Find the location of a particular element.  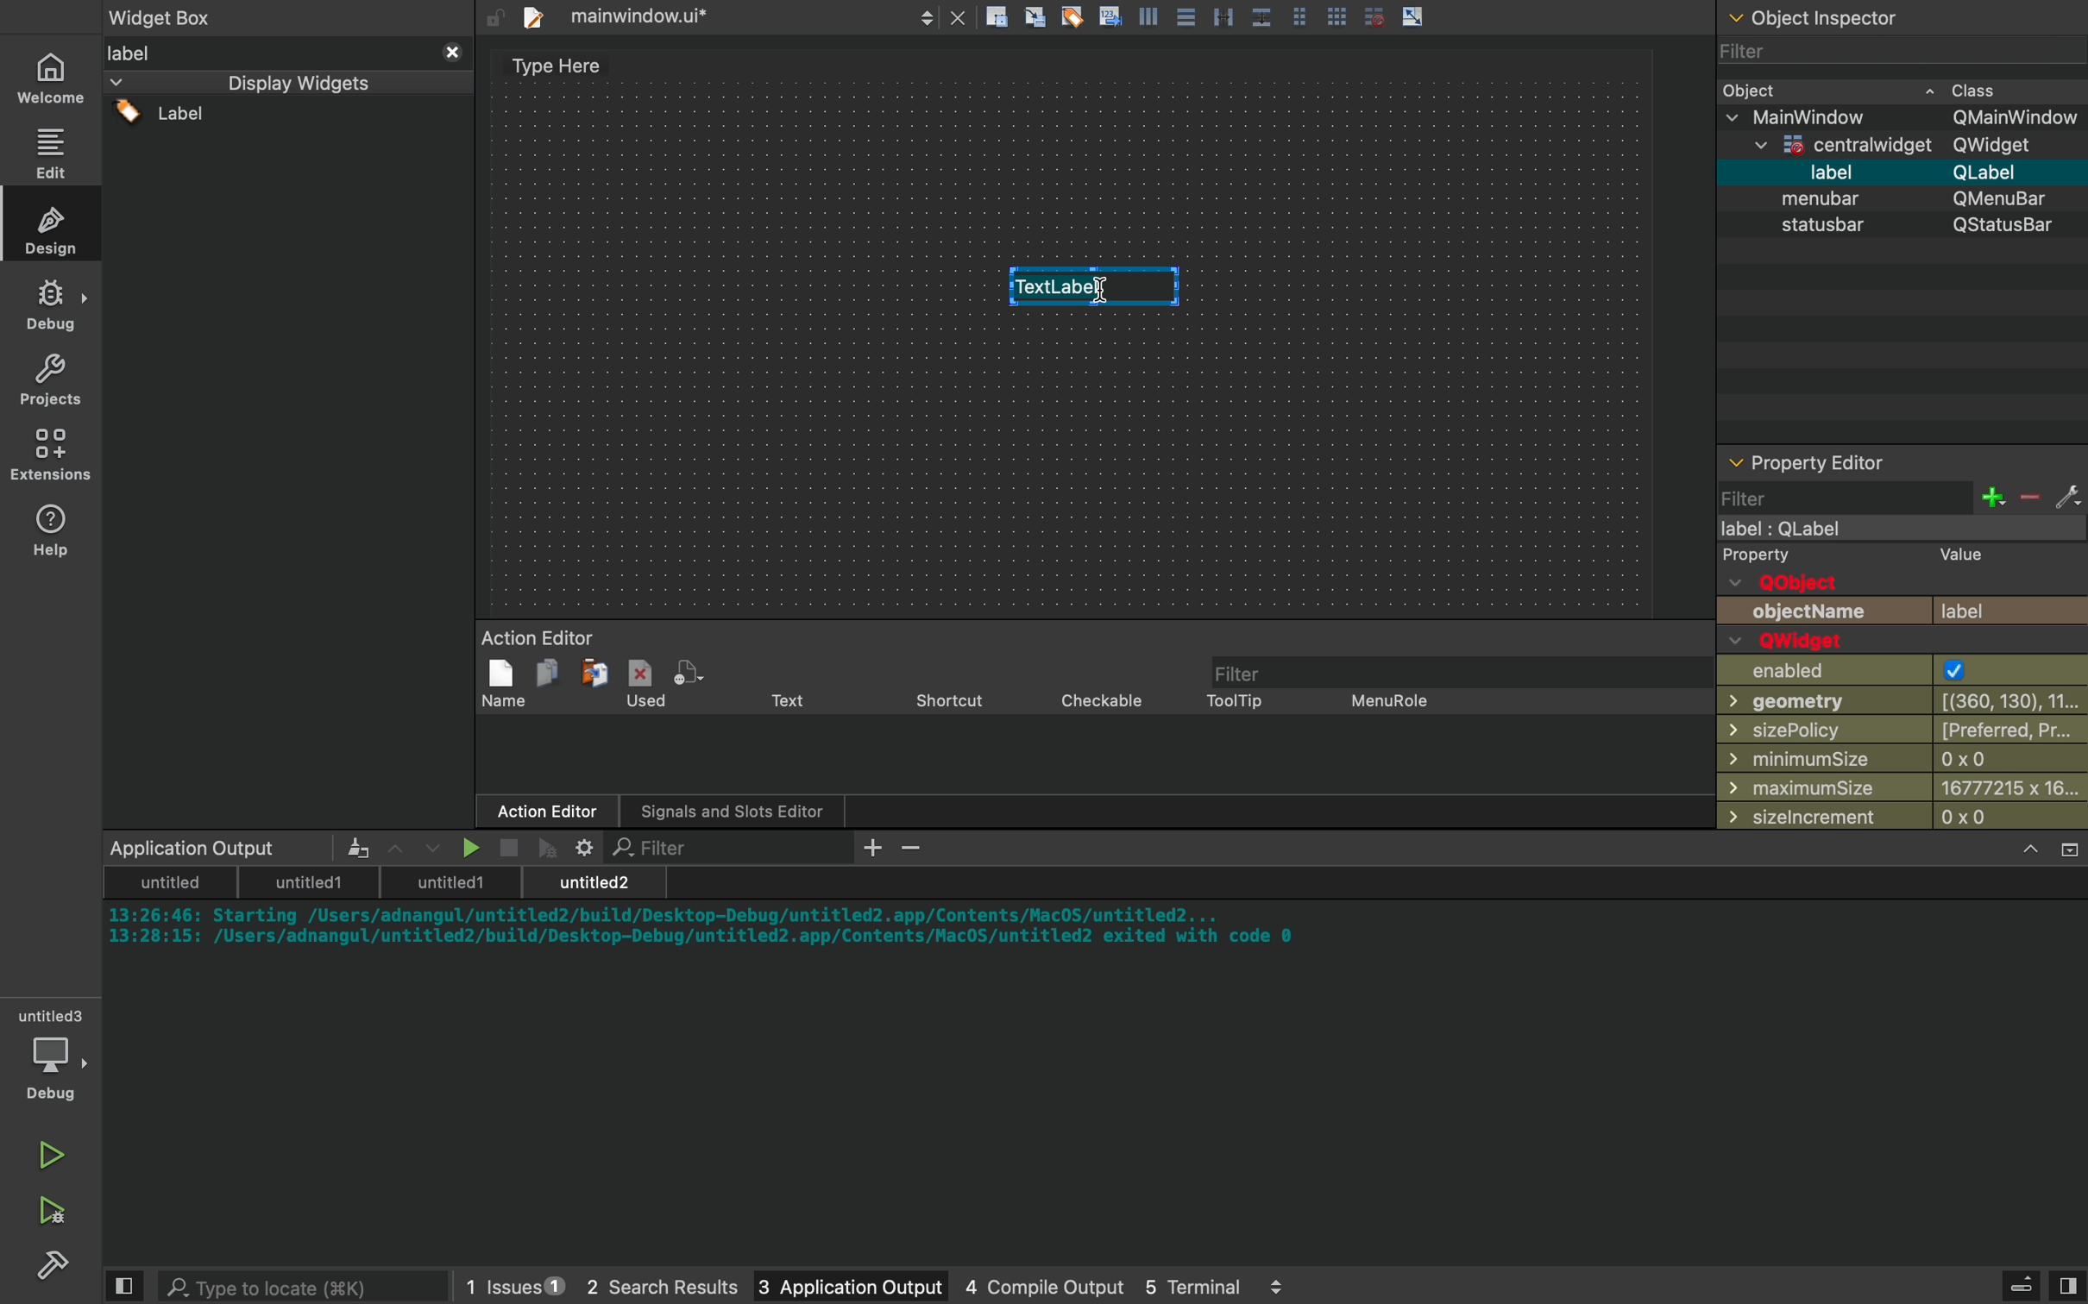

properties of widget is located at coordinates (1905, 641).